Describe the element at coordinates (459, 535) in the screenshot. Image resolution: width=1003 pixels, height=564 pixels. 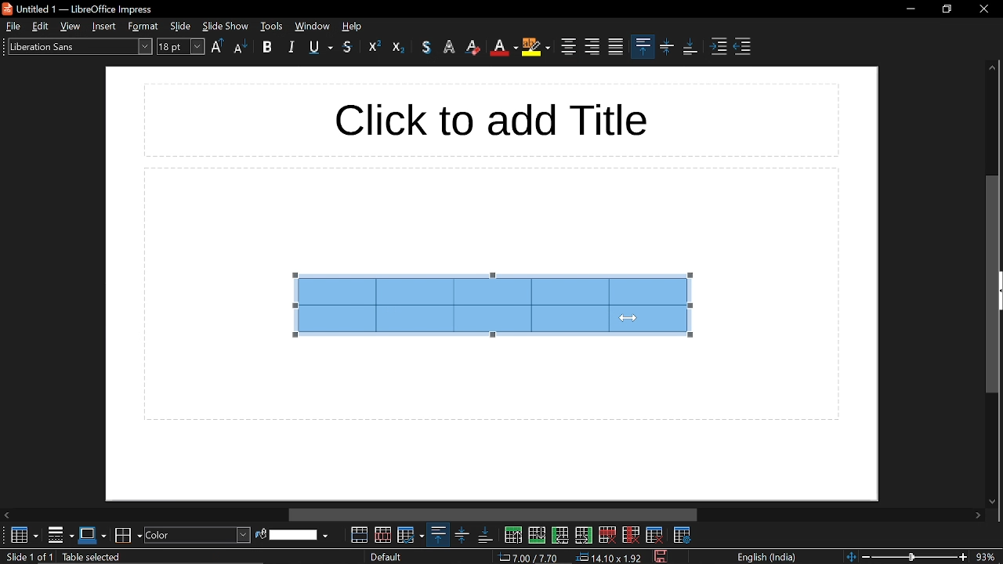
I see `center vertically` at that location.